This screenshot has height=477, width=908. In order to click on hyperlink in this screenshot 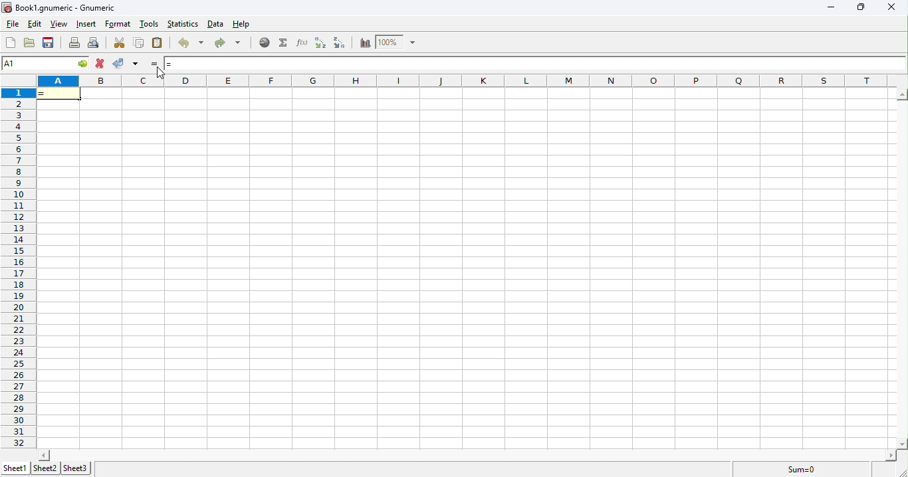, I will do `click(263, 43)`.